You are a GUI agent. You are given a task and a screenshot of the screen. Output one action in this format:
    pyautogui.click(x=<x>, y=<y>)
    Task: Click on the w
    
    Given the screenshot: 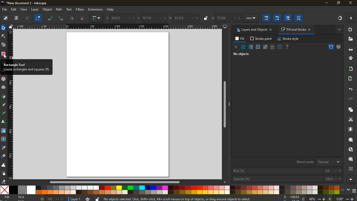 What is the action you would take?
    pyautogui.click(x=185, y=18)
    